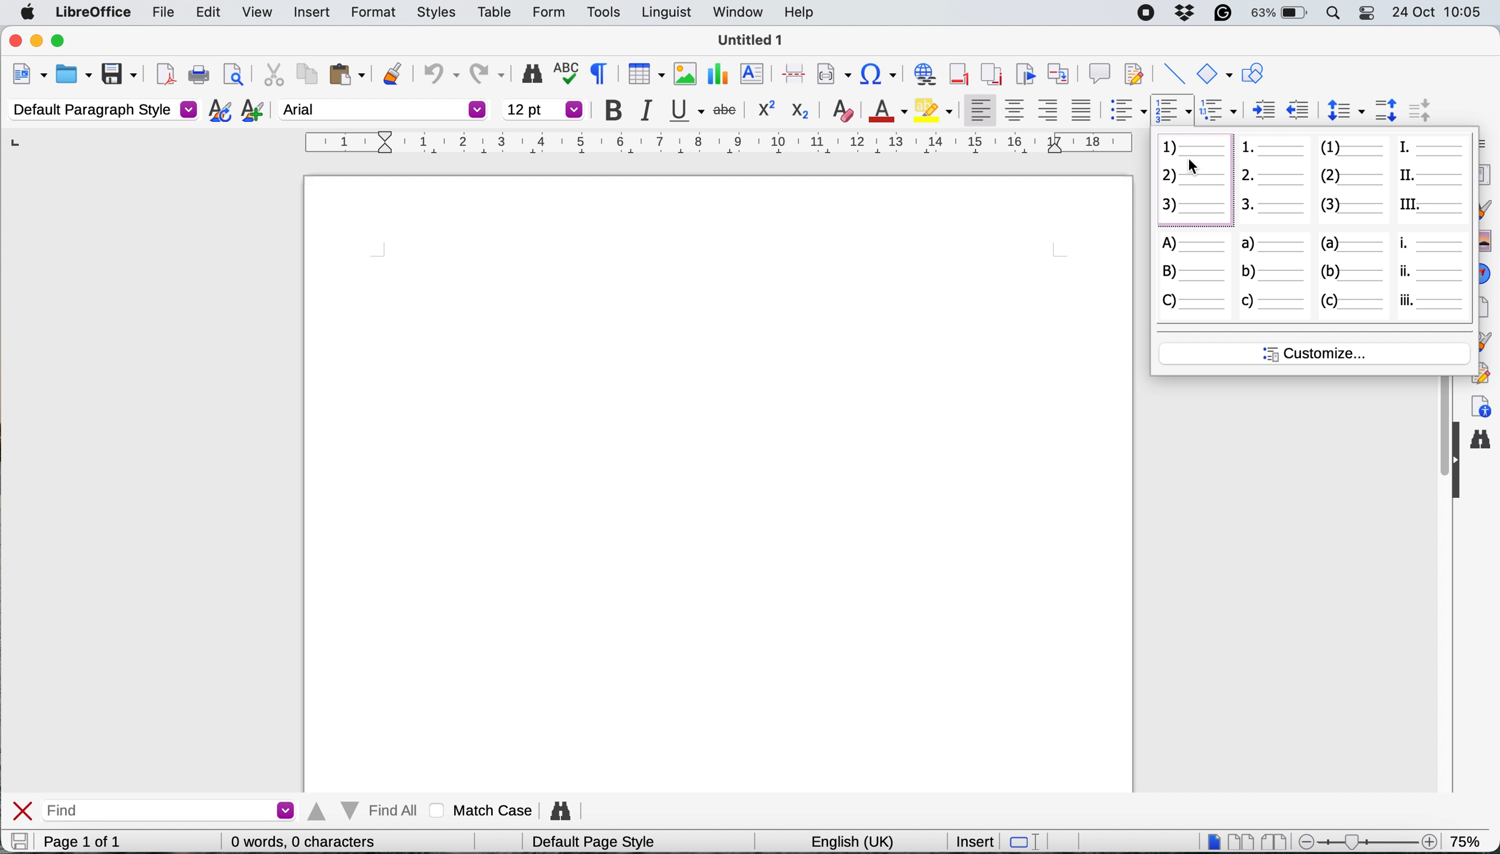 The image size is (1500, 854). Describe the element at coordinates (1192, 278) in the screenshot. I see `uppercase letter` at that location.